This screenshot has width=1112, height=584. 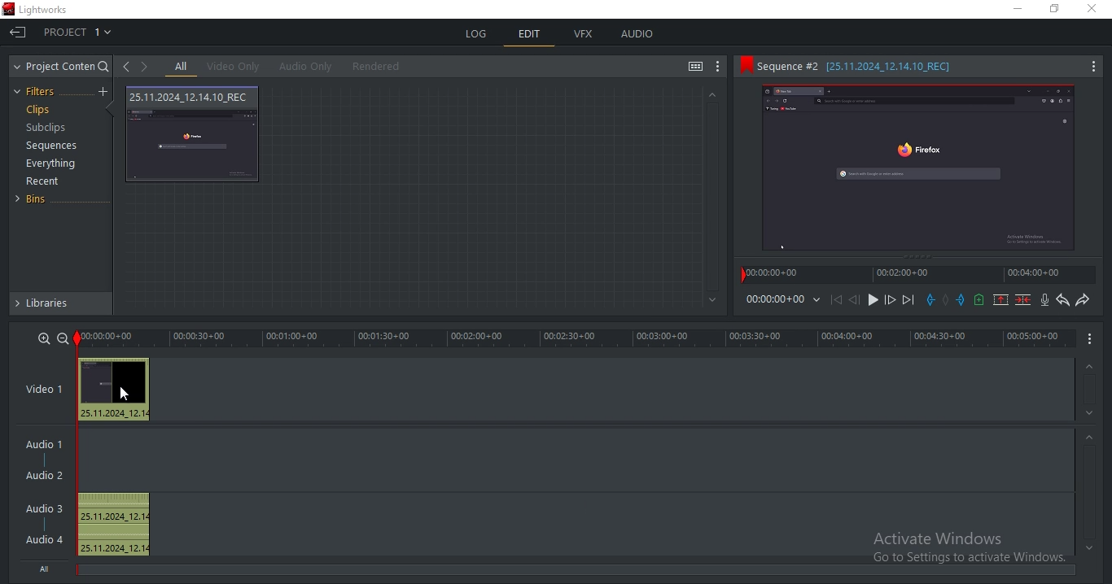 I want to click on clips, so click(x=41, y=111).